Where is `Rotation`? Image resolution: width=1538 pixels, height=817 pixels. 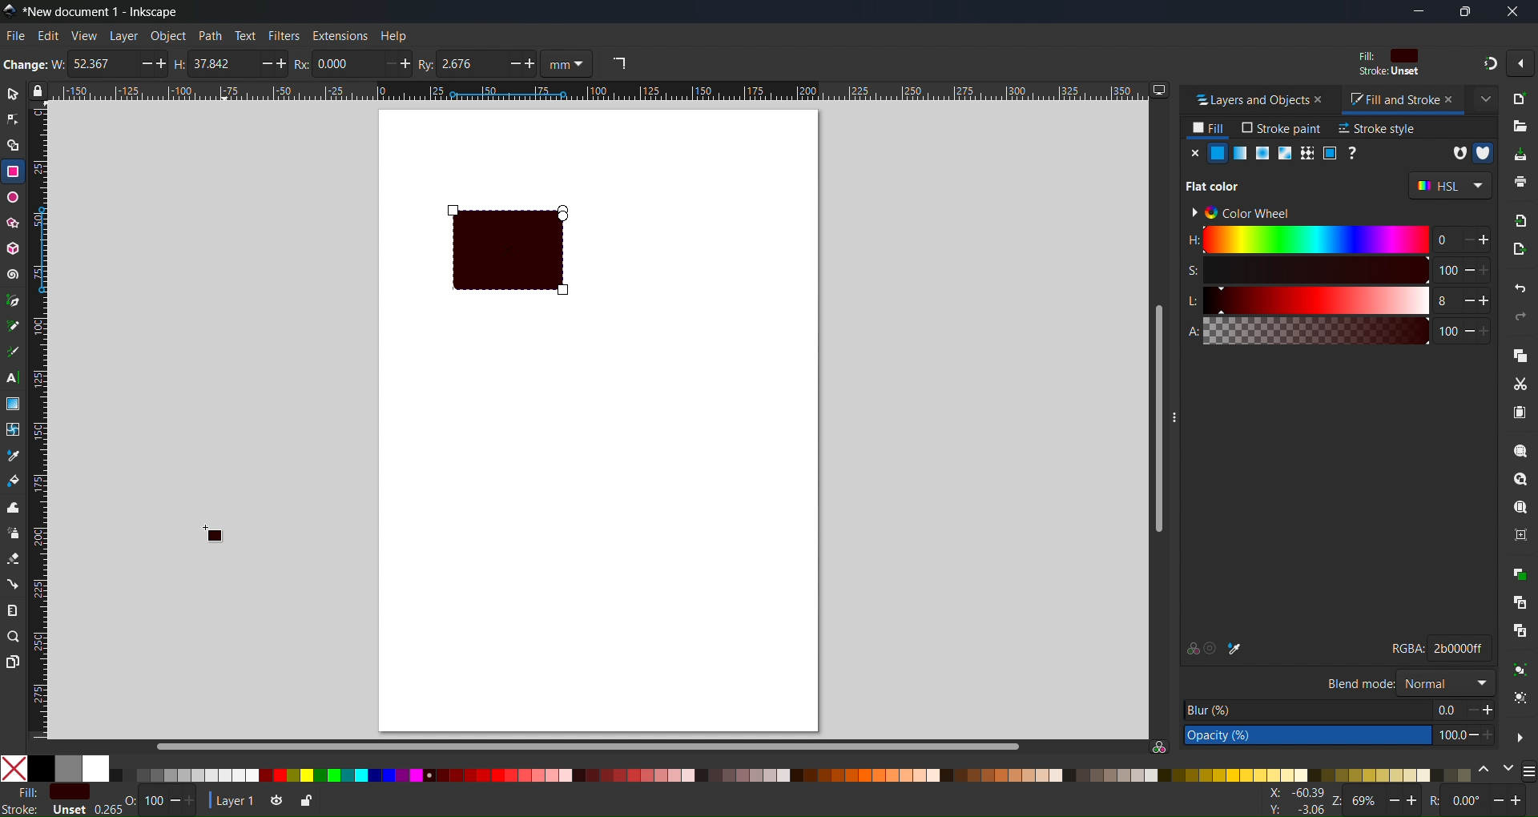 Rotation is located at coordinates (1438, 801).